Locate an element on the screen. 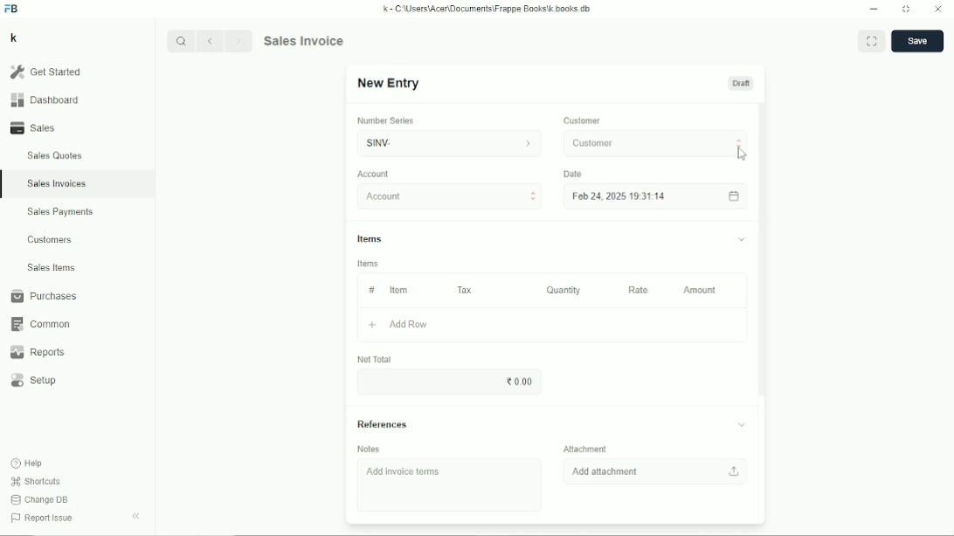  Number series is located at coordinates (386, 120).